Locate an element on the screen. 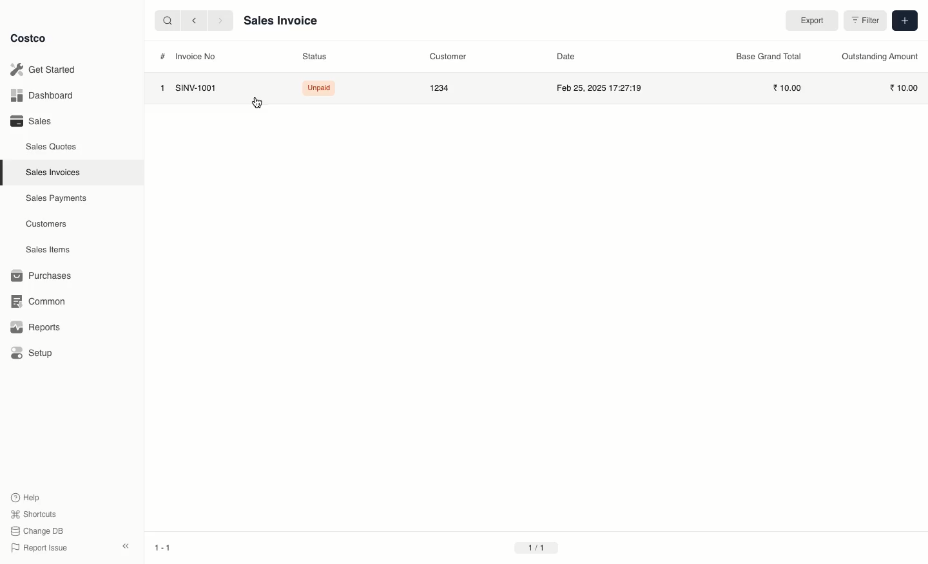 The height and width of the screenshot is (564, 928). Get Started is located at coordinates (48, 69).